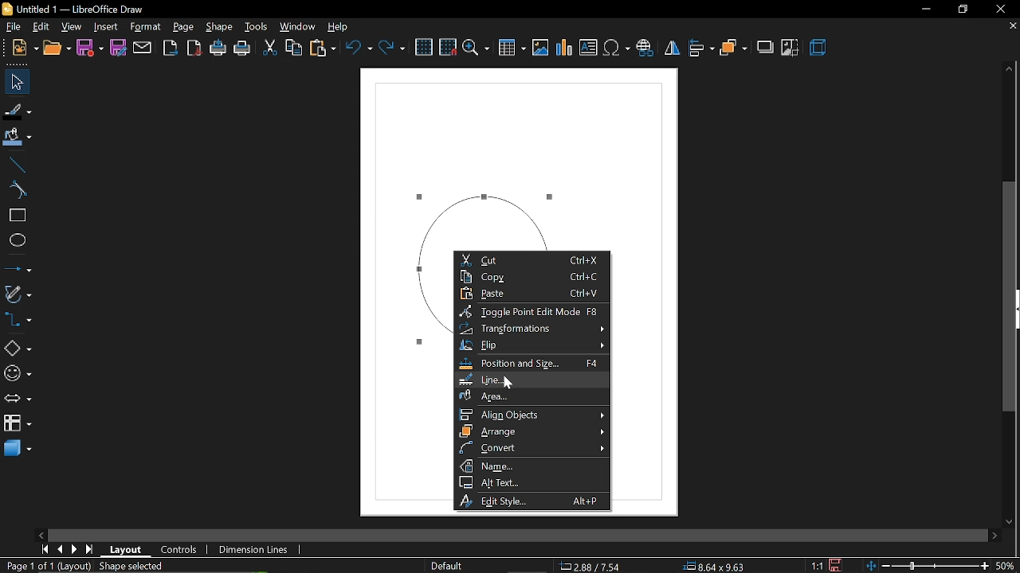 The image size is (1020, 573). I want to click on area, so click(530, 395).